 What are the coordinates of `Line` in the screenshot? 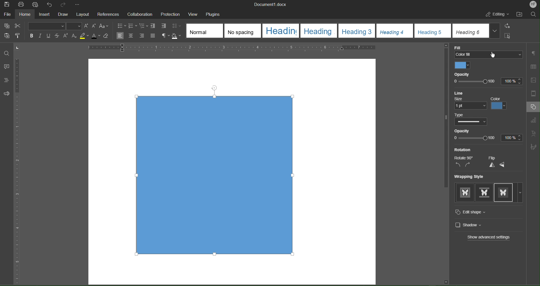 It's located at (460, 92).